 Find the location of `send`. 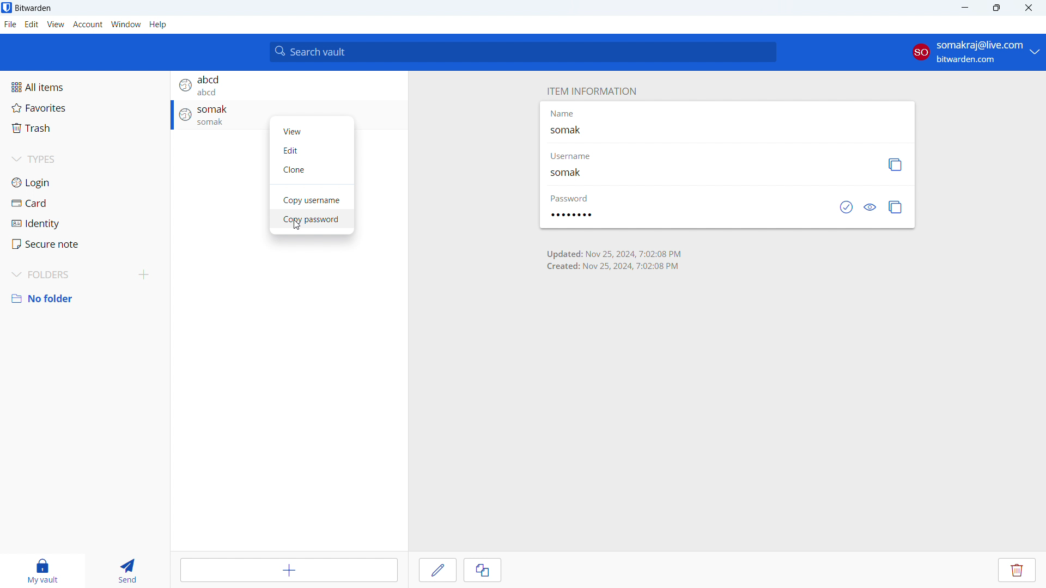

send is located at coordinates (132, 571).